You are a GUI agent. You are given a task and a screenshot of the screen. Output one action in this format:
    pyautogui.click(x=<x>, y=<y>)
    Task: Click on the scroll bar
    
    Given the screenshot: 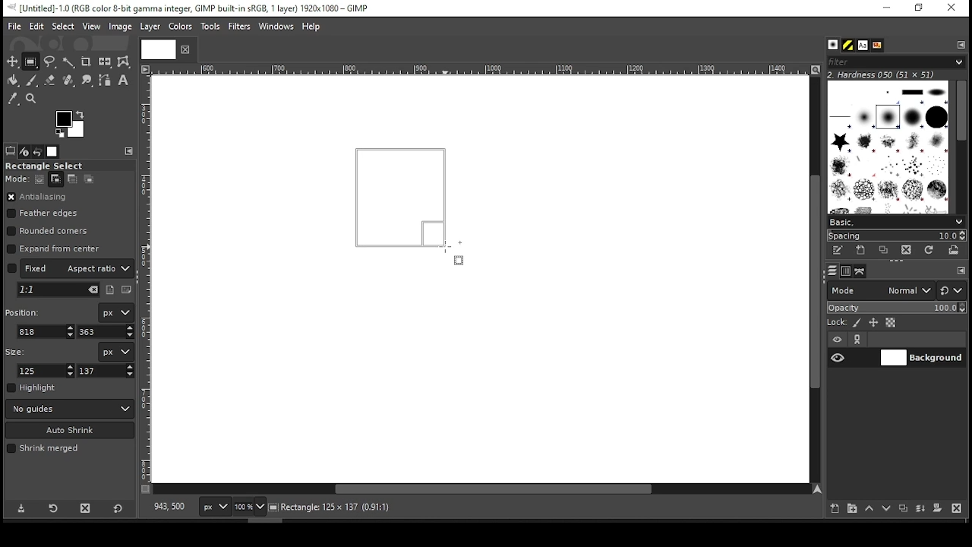 What is the action you would take?
    pyautogui.click(x=481, y=490)
    